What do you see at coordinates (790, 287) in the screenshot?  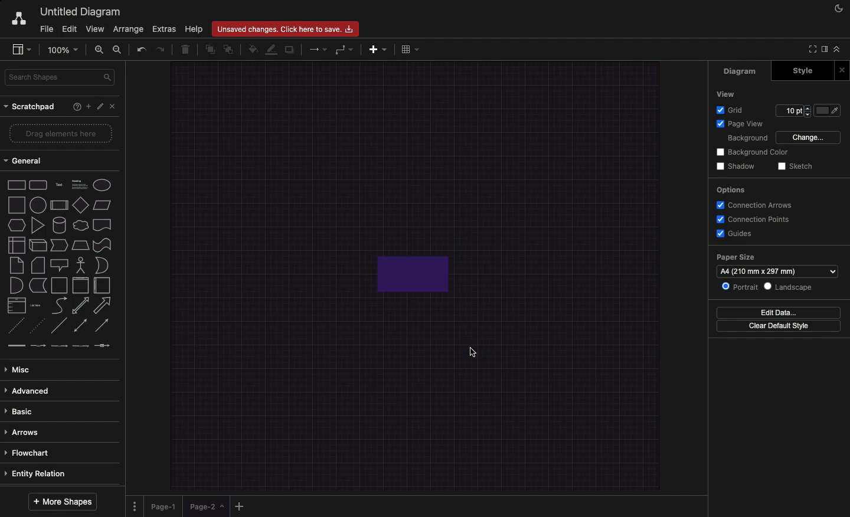 I see `Landscape` at bounding box center [790, 287].